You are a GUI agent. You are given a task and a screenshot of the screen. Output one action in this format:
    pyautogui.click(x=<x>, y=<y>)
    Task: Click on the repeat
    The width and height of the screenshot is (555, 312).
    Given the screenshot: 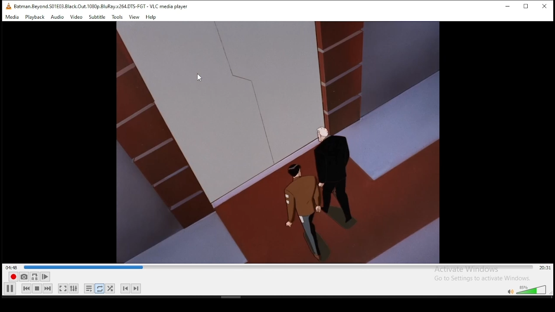 What is the action you would take?
    pyautogui.click(x=100, y=289)
    